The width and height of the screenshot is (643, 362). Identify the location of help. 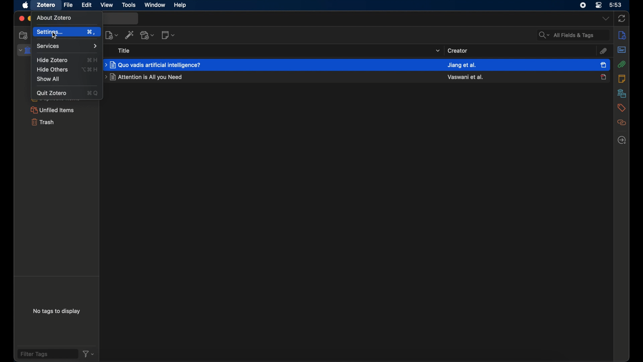
(181, 5).